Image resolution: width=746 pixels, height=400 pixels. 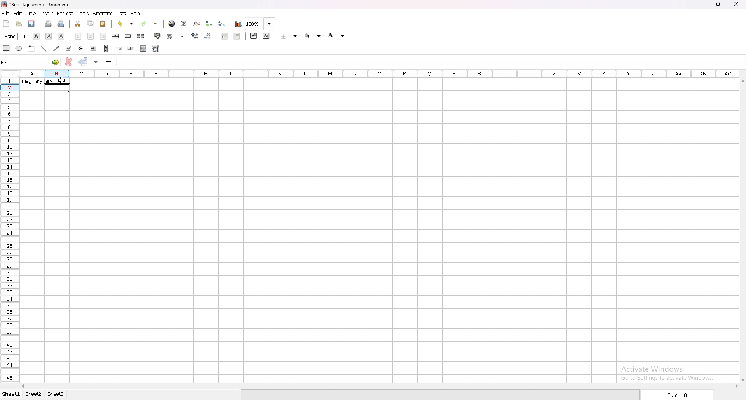 I want to click on close, so click(x=736, y=3).